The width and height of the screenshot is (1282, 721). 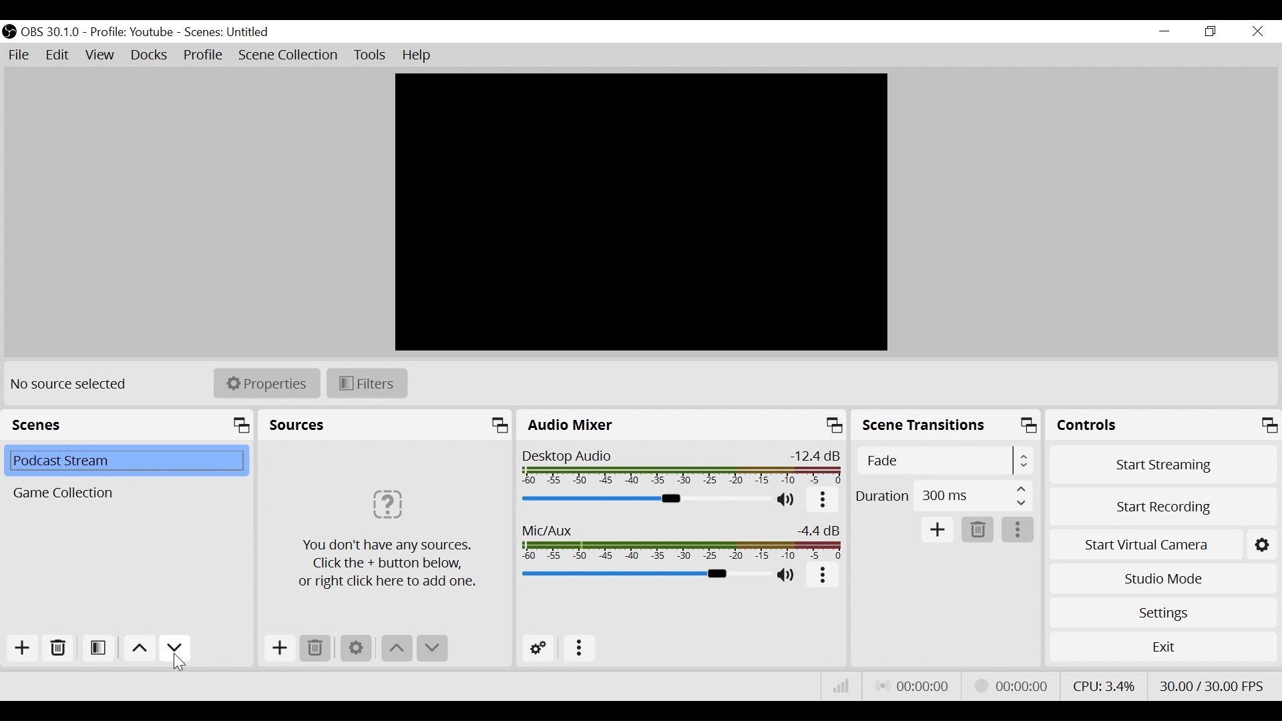 I want to click on Profile , so click(x=134, y=32).